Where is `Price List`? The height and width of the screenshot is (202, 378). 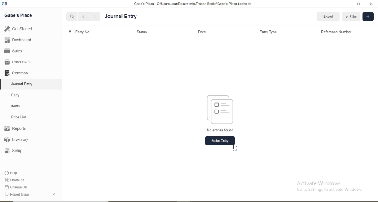
Price List is located at coordinates (18, 117).